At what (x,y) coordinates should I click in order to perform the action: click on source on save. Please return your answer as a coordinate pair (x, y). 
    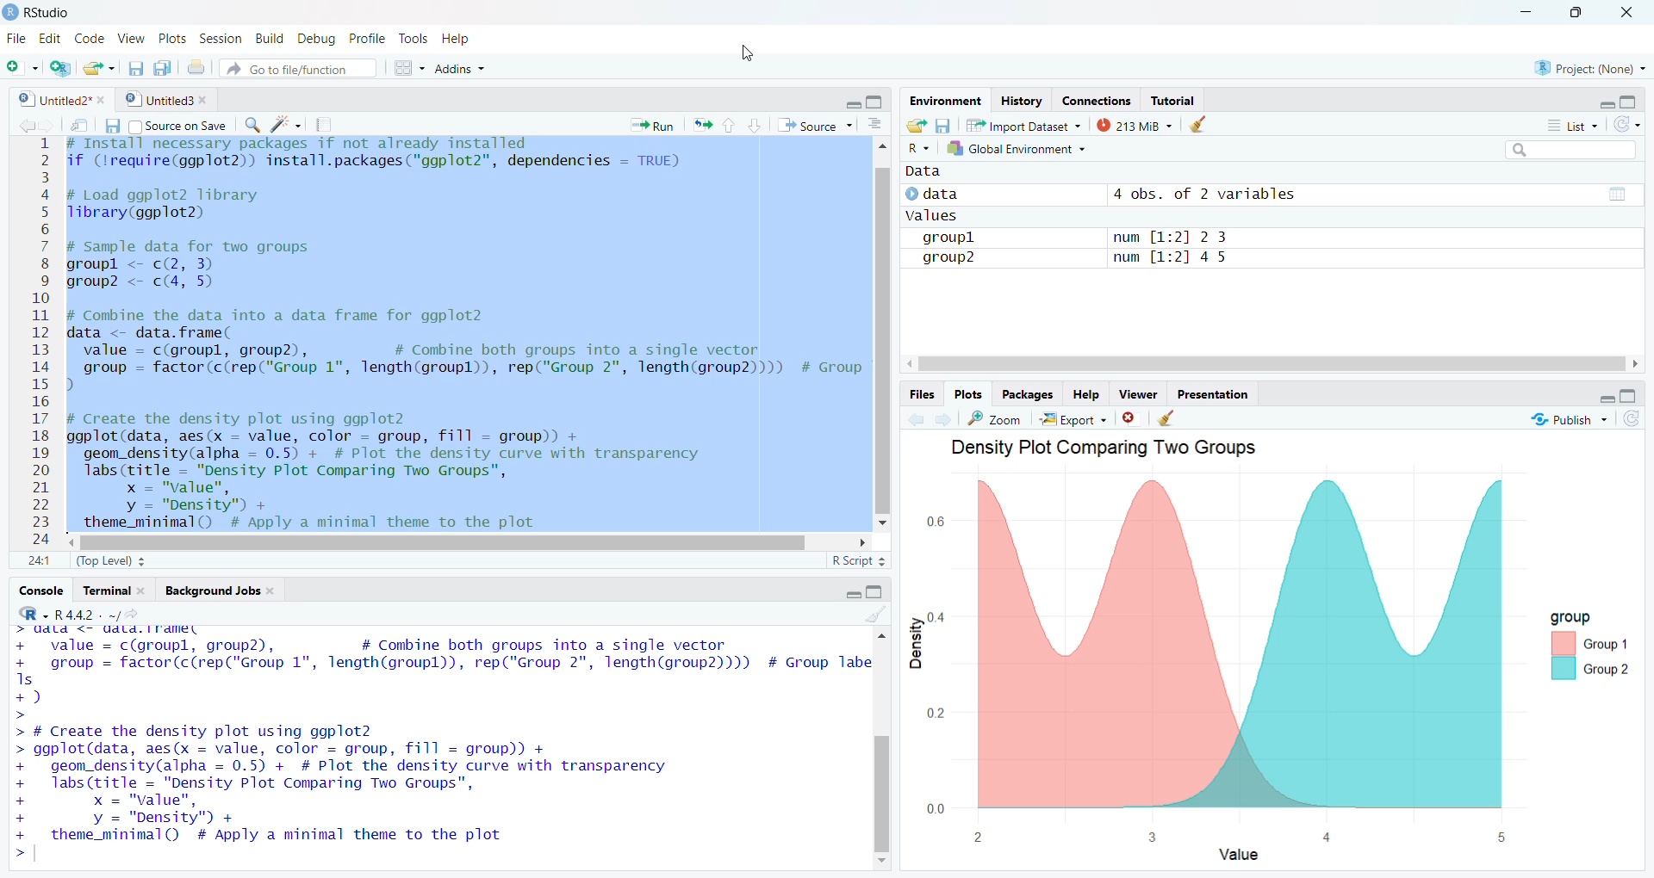
    Looking at the image, I should click on (179, 126).